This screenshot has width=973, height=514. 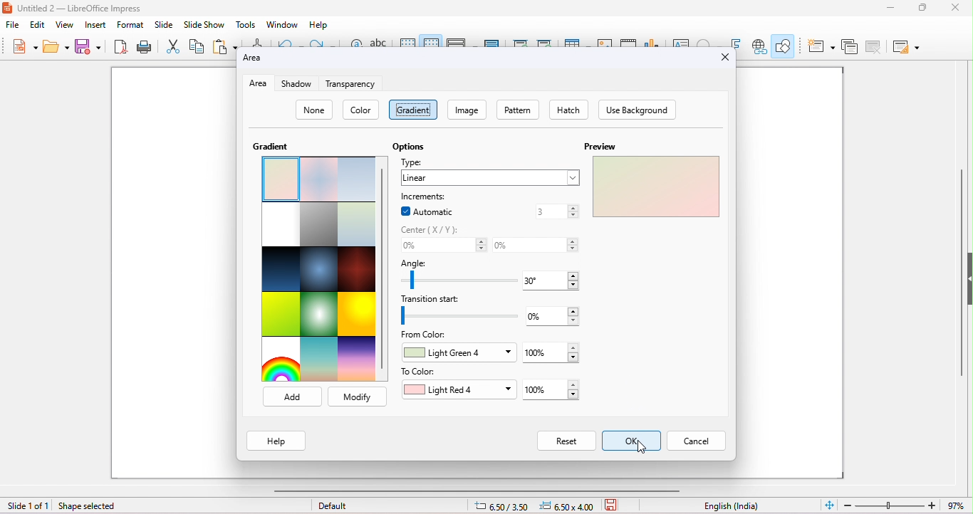 I want to click on cancel, so click(x=697, y=441).